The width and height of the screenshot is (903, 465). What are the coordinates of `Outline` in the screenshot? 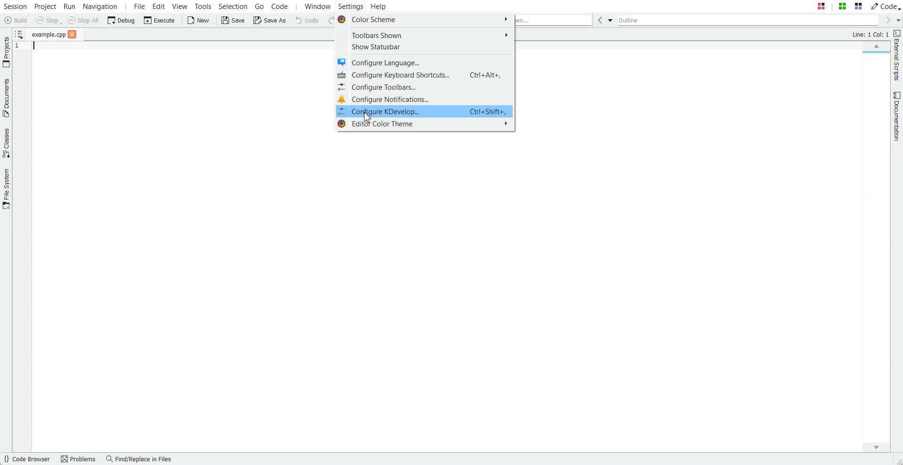 It's located at (747, 20).